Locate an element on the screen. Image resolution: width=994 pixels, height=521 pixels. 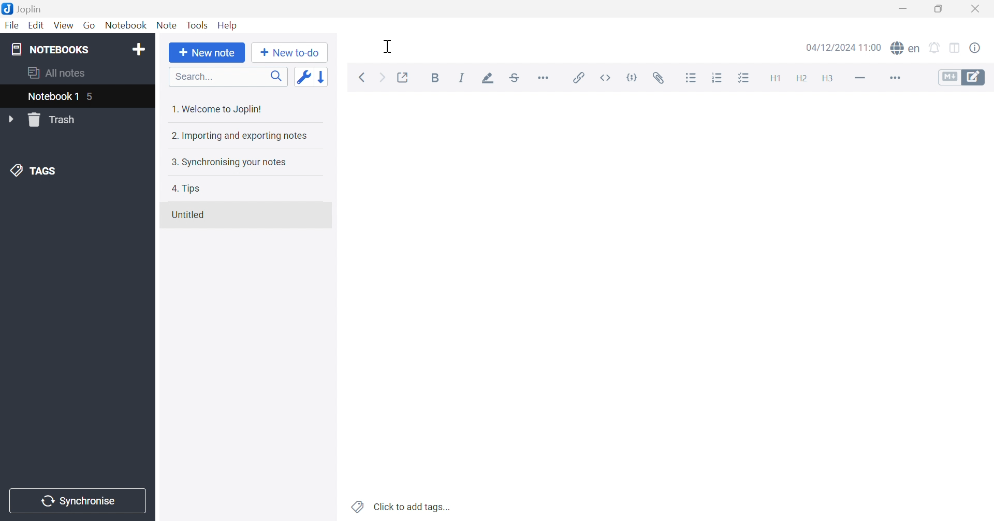
Heading 3 is located at coordinates (828, 80).